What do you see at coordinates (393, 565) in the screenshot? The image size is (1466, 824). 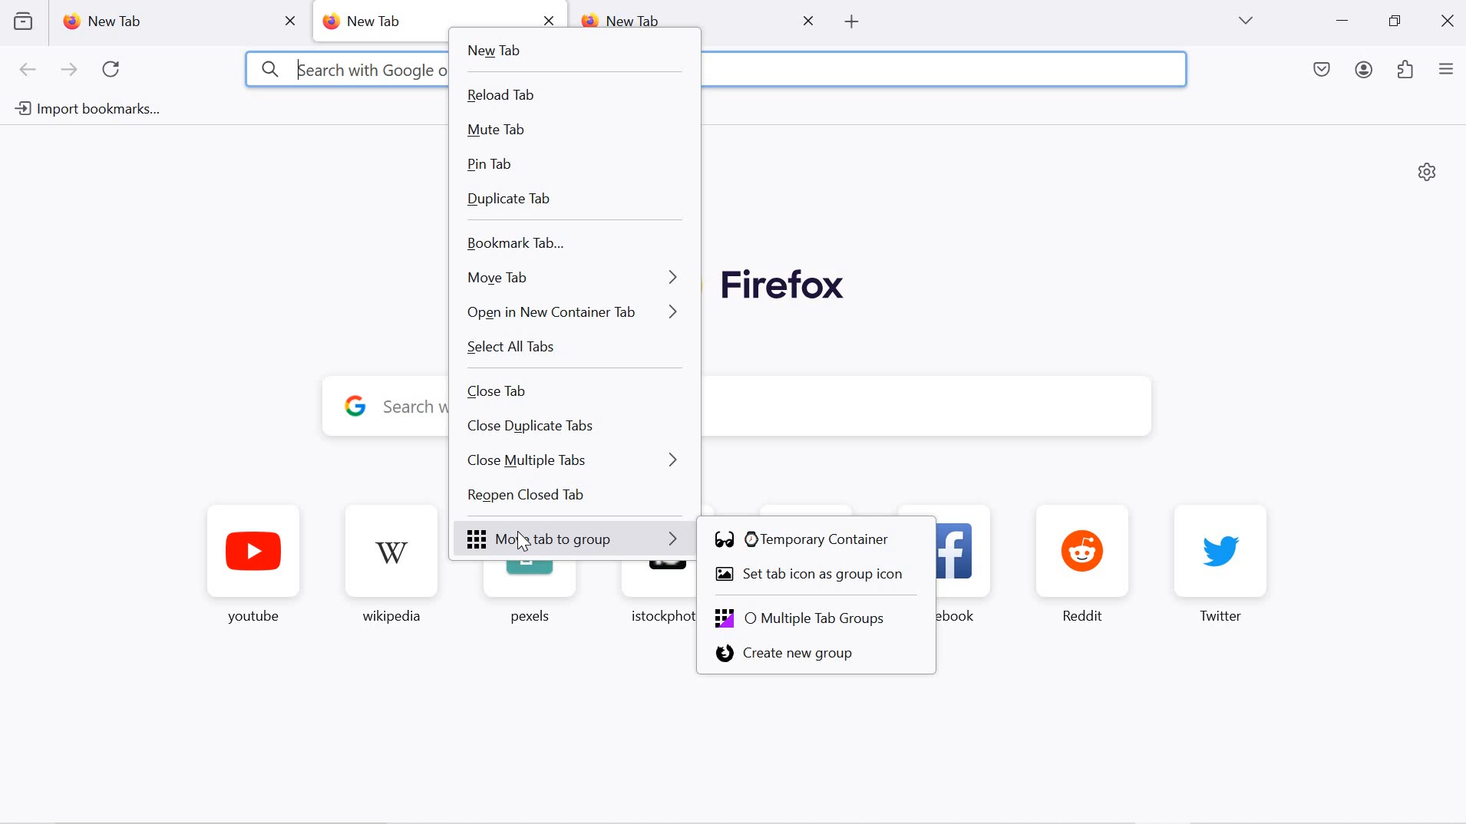 I see `wikipedia` at bounding box center [393, 565].